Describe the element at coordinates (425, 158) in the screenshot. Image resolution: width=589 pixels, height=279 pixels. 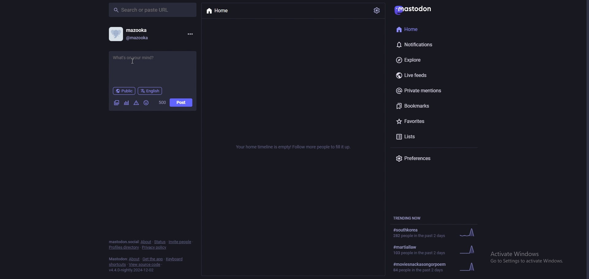
I see `preferences` at that location.